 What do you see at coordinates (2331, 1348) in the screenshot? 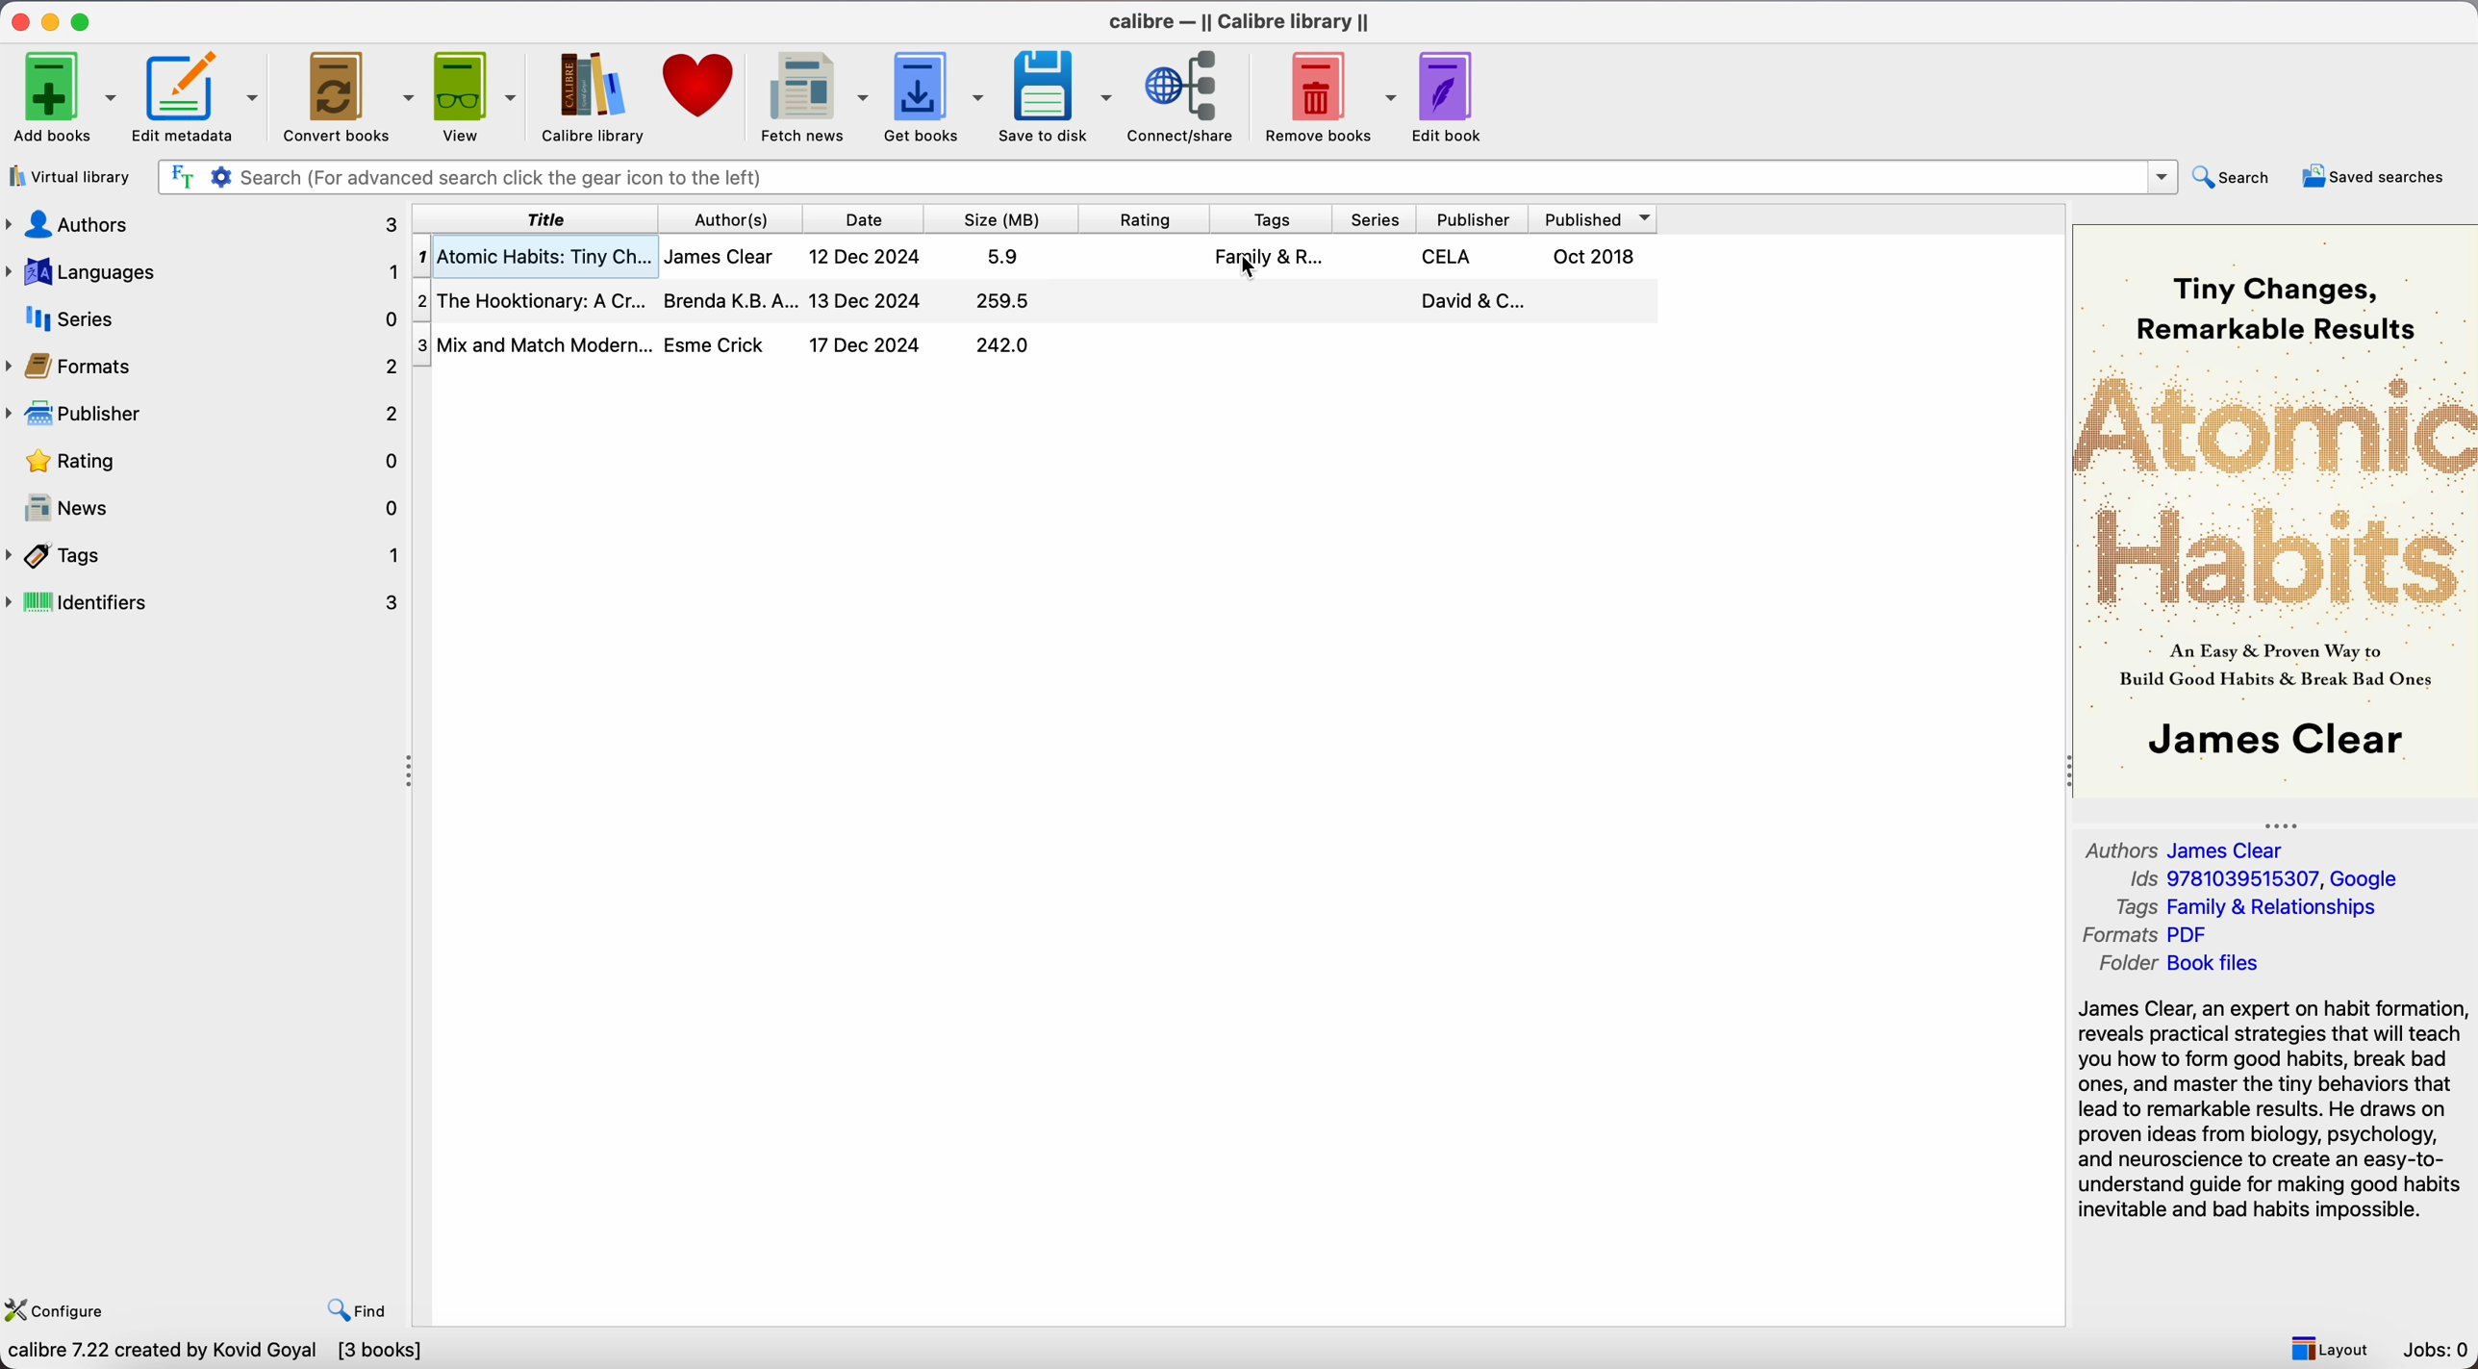
I see `layout` at bounding box center [2331, 1348].